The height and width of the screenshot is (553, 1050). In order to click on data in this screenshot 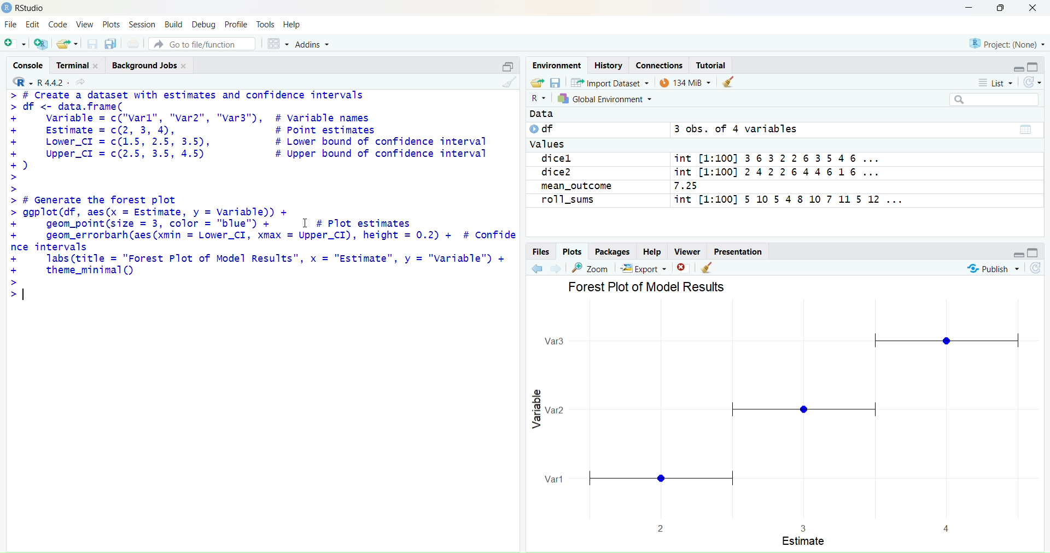, I will do `click(1026, 130)`.